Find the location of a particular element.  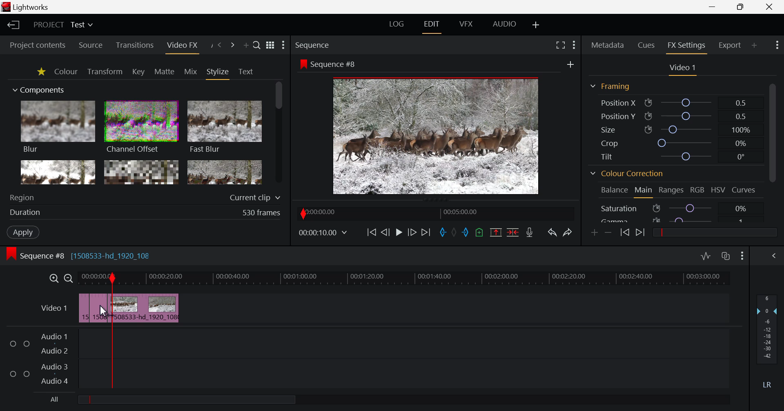

Previous keyframe is located at coordinates (624, 233).